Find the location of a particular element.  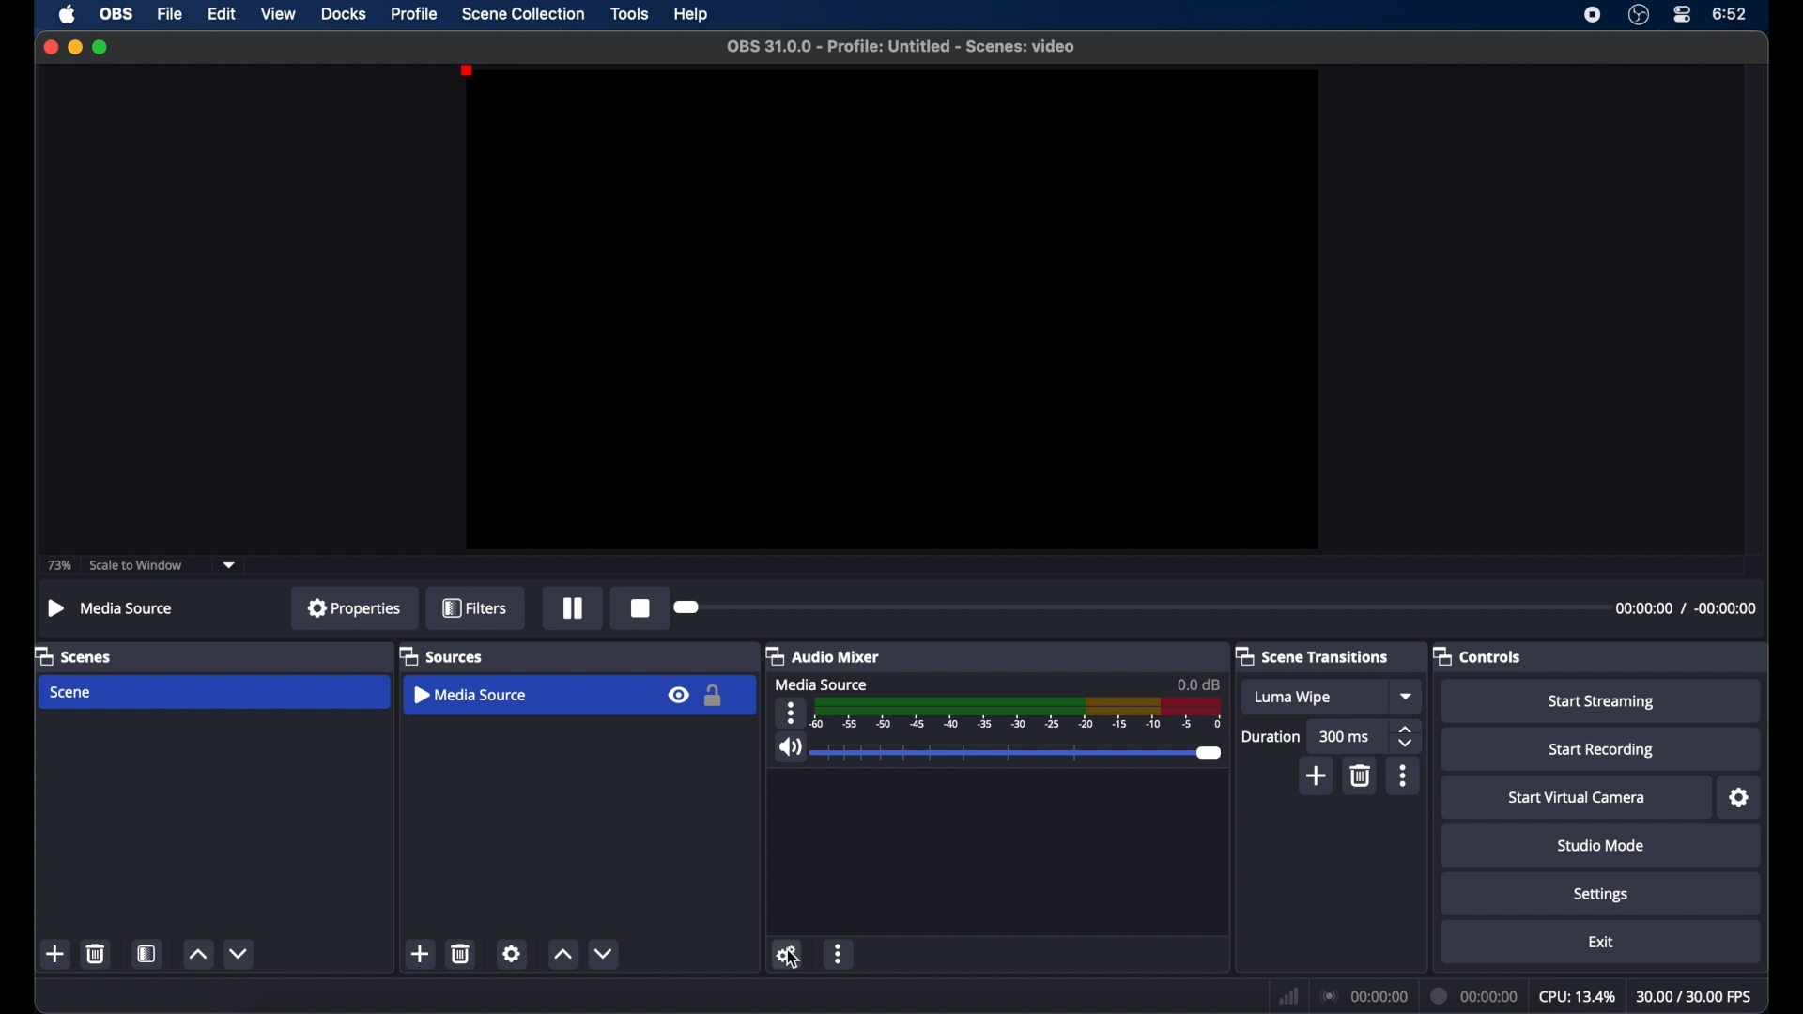

filters is located at coordinates (474, 607).